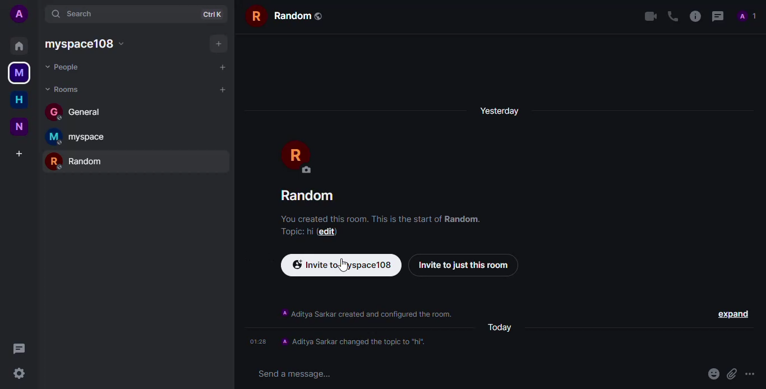 The height and width of the screenshot is (389, 766). Describe the element at coordinates (19, 126) in the screenshot. I see `new` at that location.